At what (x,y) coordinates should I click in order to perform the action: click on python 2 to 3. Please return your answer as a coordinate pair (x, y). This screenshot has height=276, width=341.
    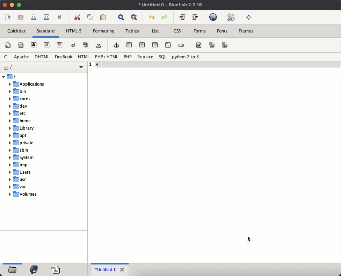
    Looking at the image, I should click on (184, 57).